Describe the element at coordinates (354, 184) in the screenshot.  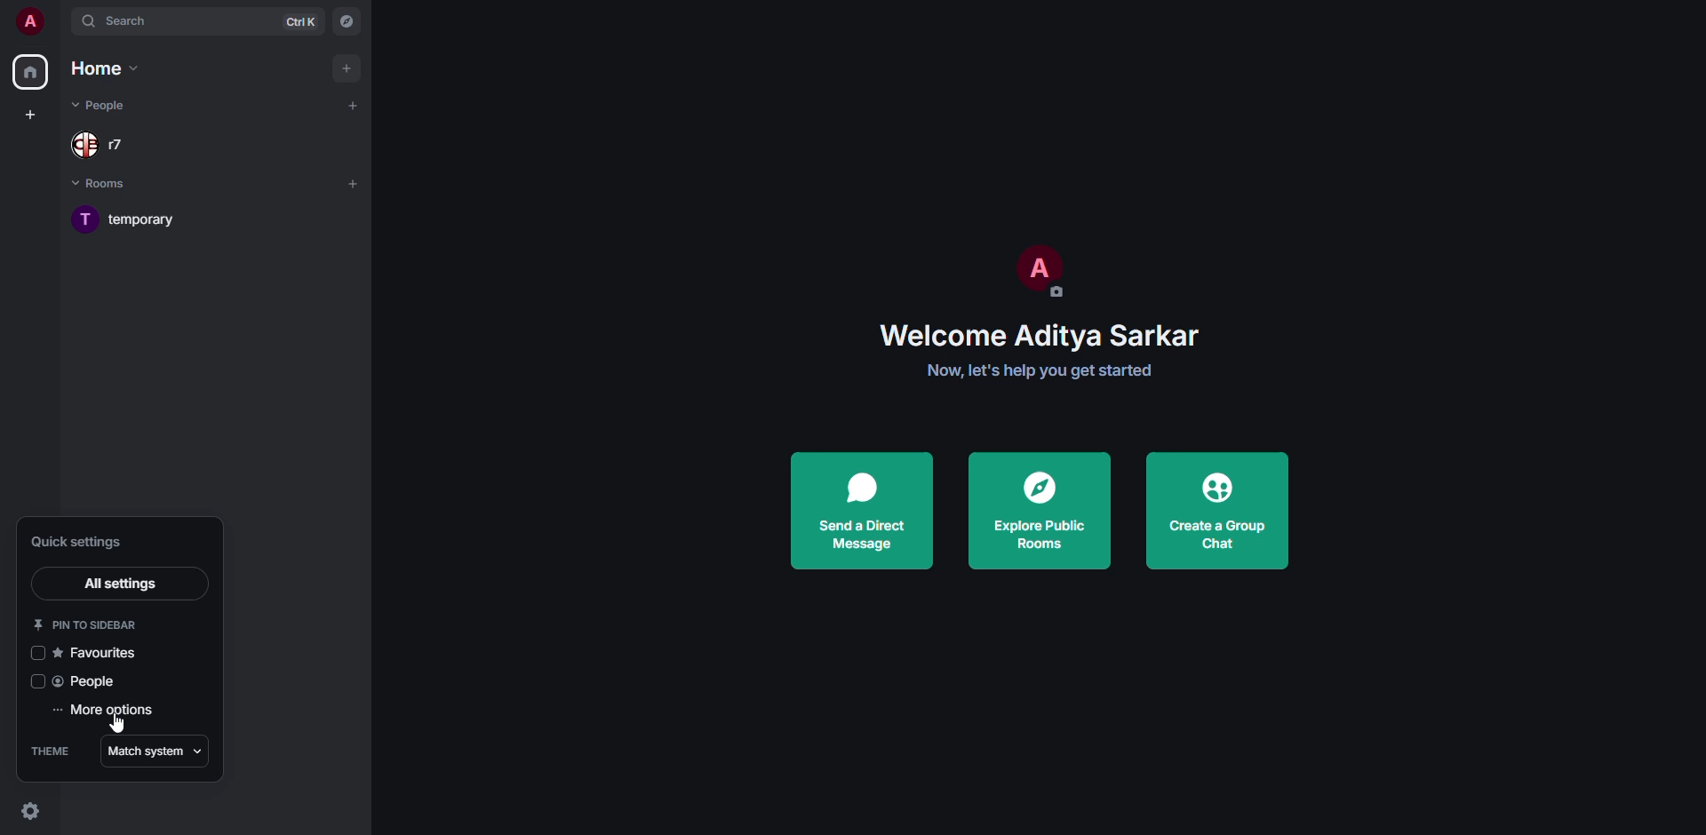
I see `add` at that location.